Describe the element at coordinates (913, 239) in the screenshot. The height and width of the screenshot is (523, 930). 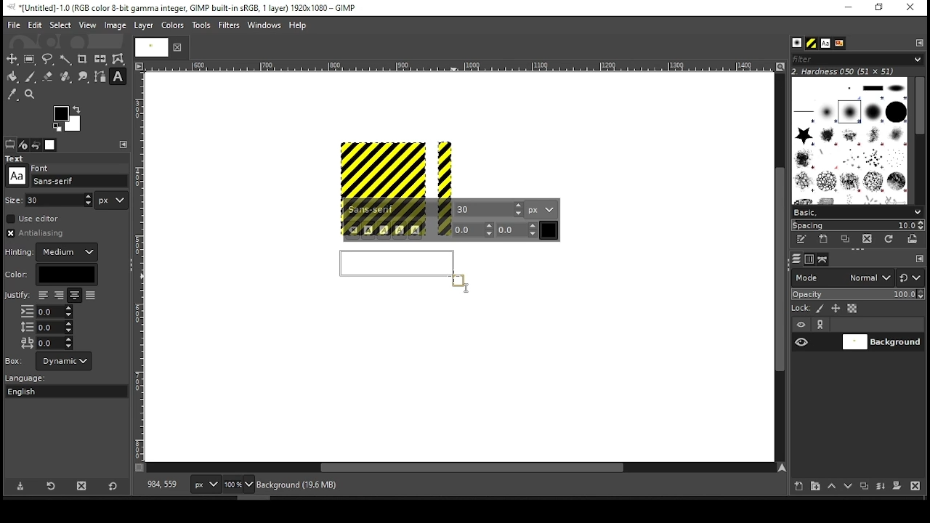
I see `open brush as image` at that location.